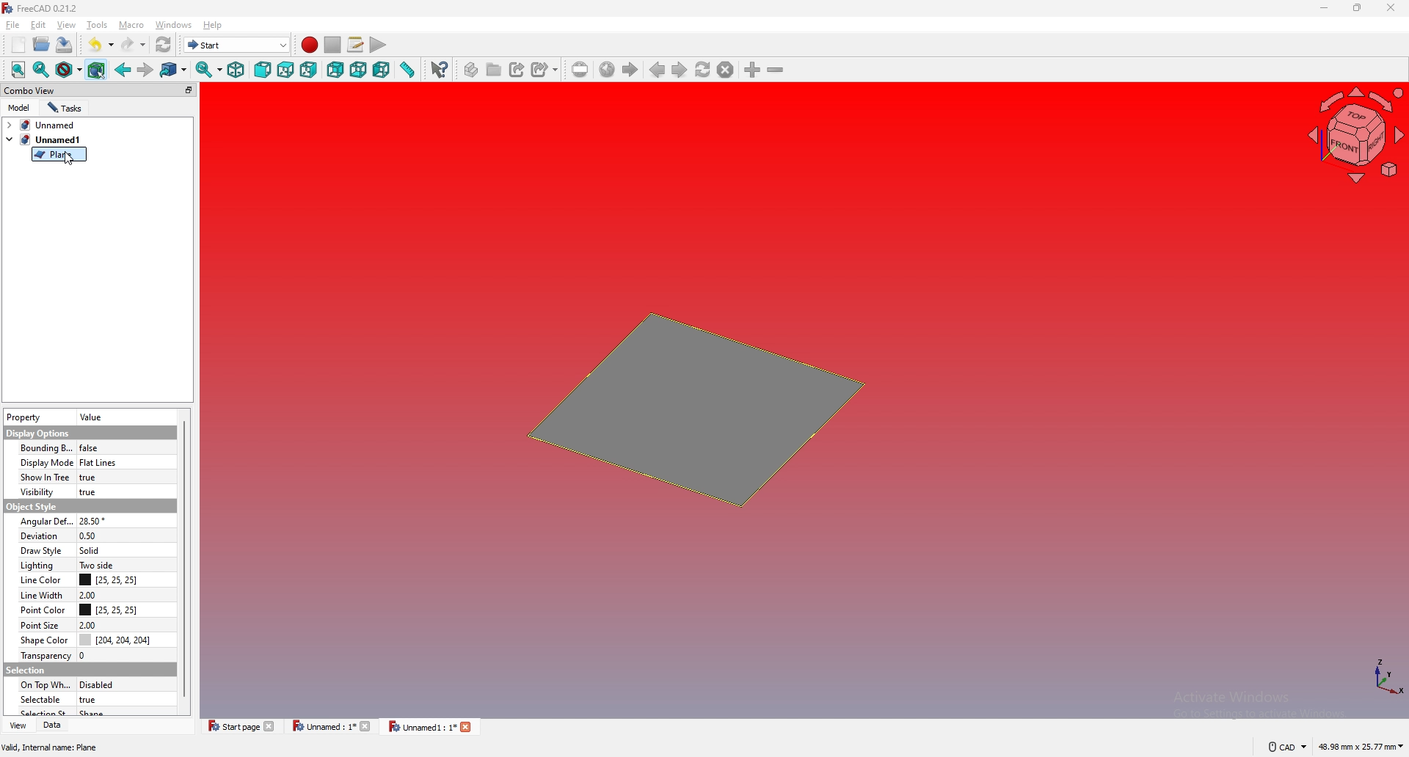 This screenshot has width=1409, height=757. What do you see at coordinates (44, 711) in the screenshot?
I see `selection style` at bounding box center [44, 711].